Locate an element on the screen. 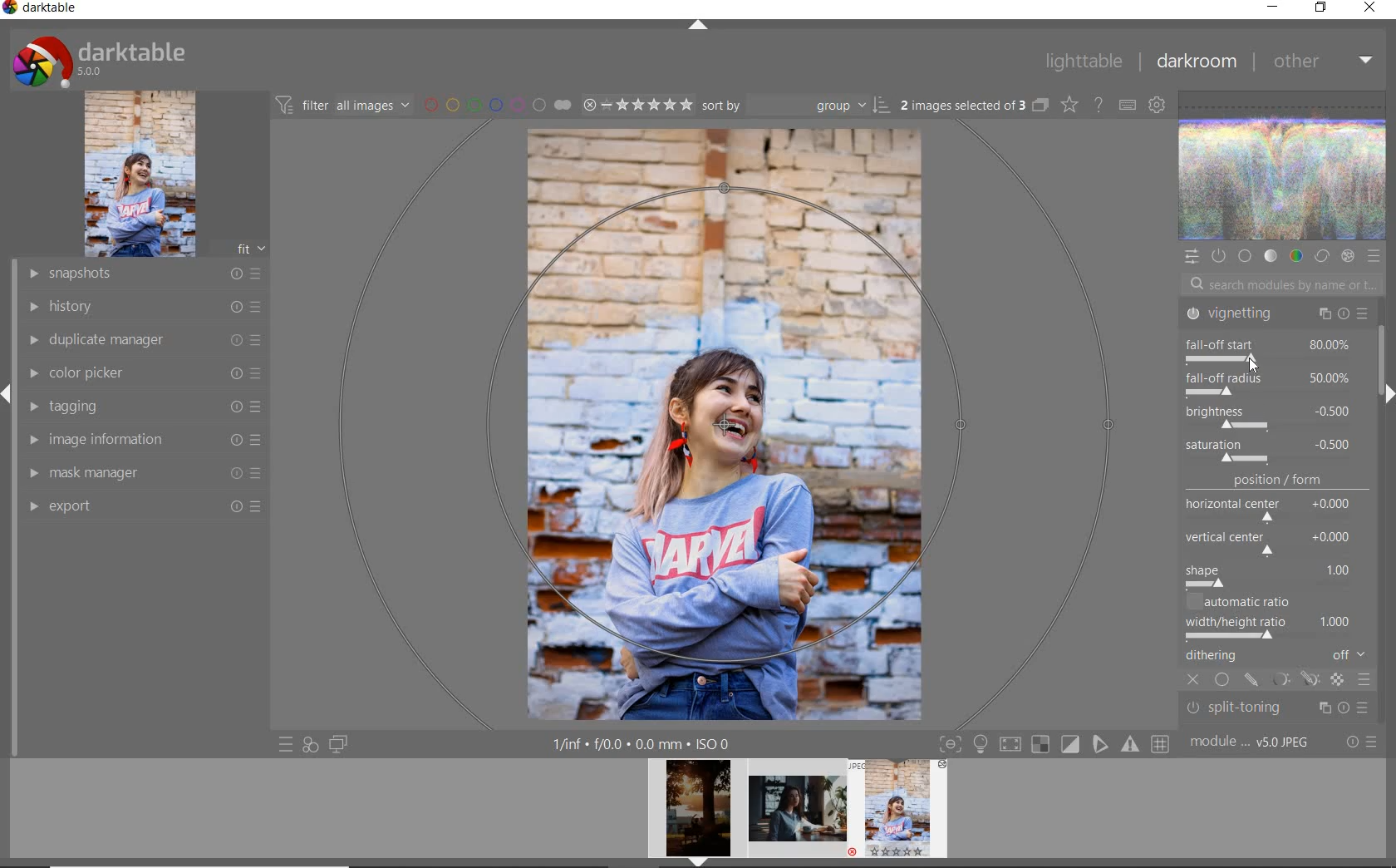 Image resolution: width=1396 pixels, height=868 pixels. base  is located at coordinates (1246, 257).